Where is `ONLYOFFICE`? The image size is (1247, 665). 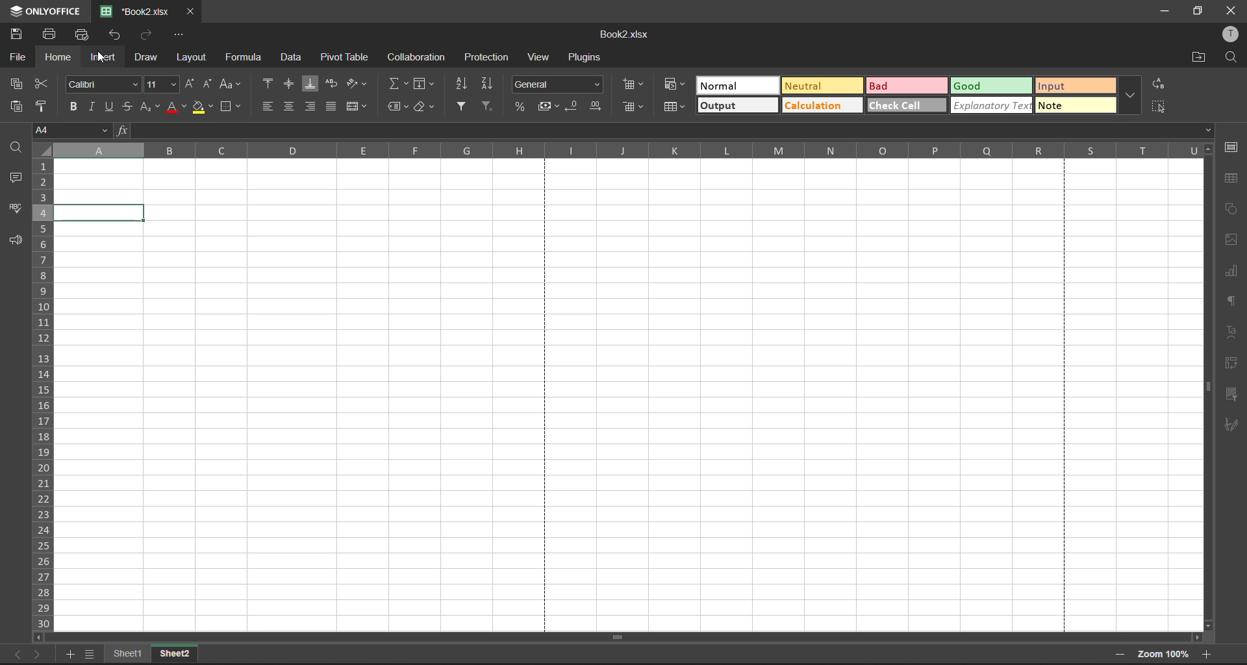 ONLYOFFICE is located at coordinates (58, 12).